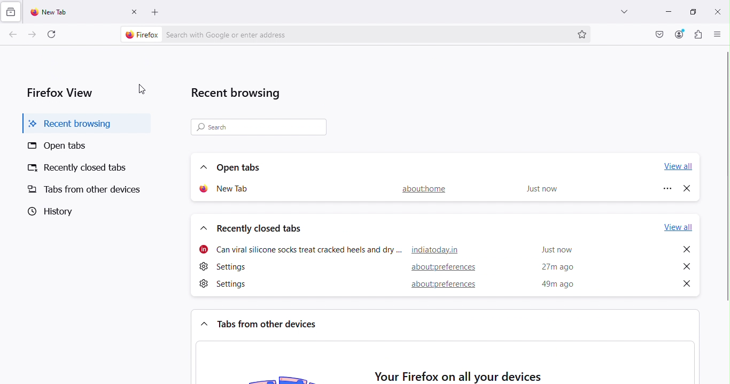 Image resolution: width=730 pixels, height=384 pixels. I want to click on time, so click(554, 250).